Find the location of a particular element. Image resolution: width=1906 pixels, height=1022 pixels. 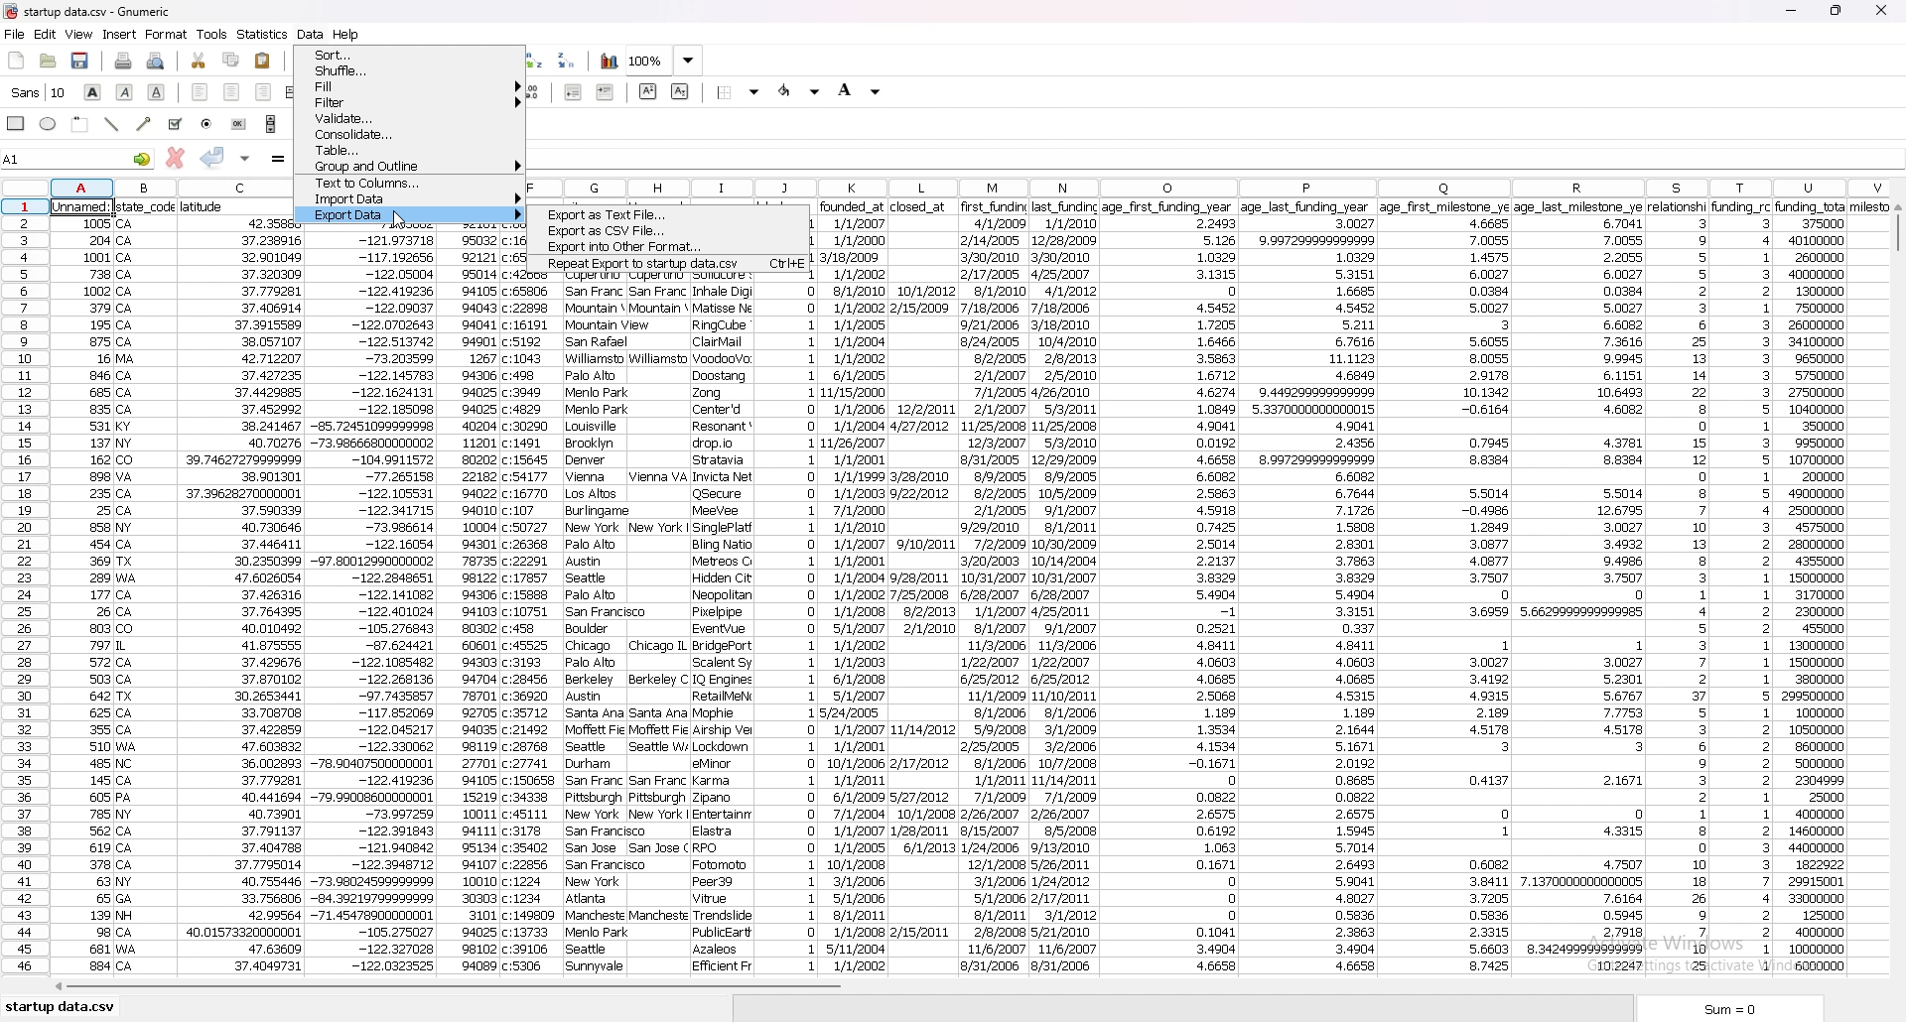

daat is located at coordinates (1446, 588).